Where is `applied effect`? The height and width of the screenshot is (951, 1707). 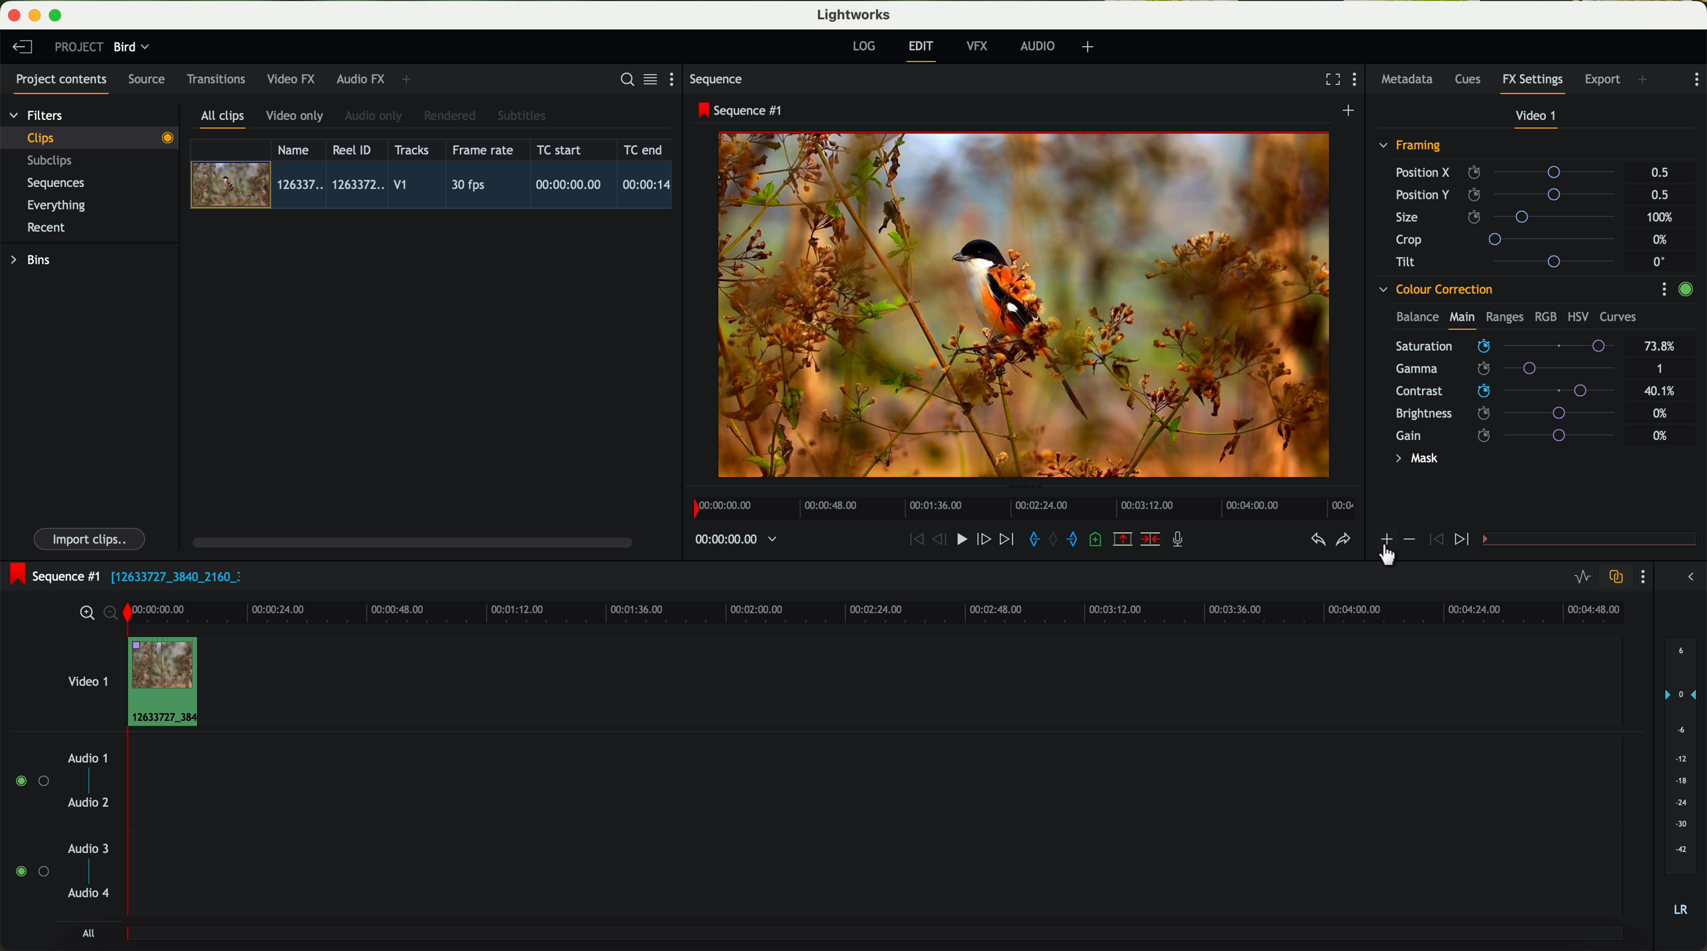
applied effect is located at coordinates (1026, 305).